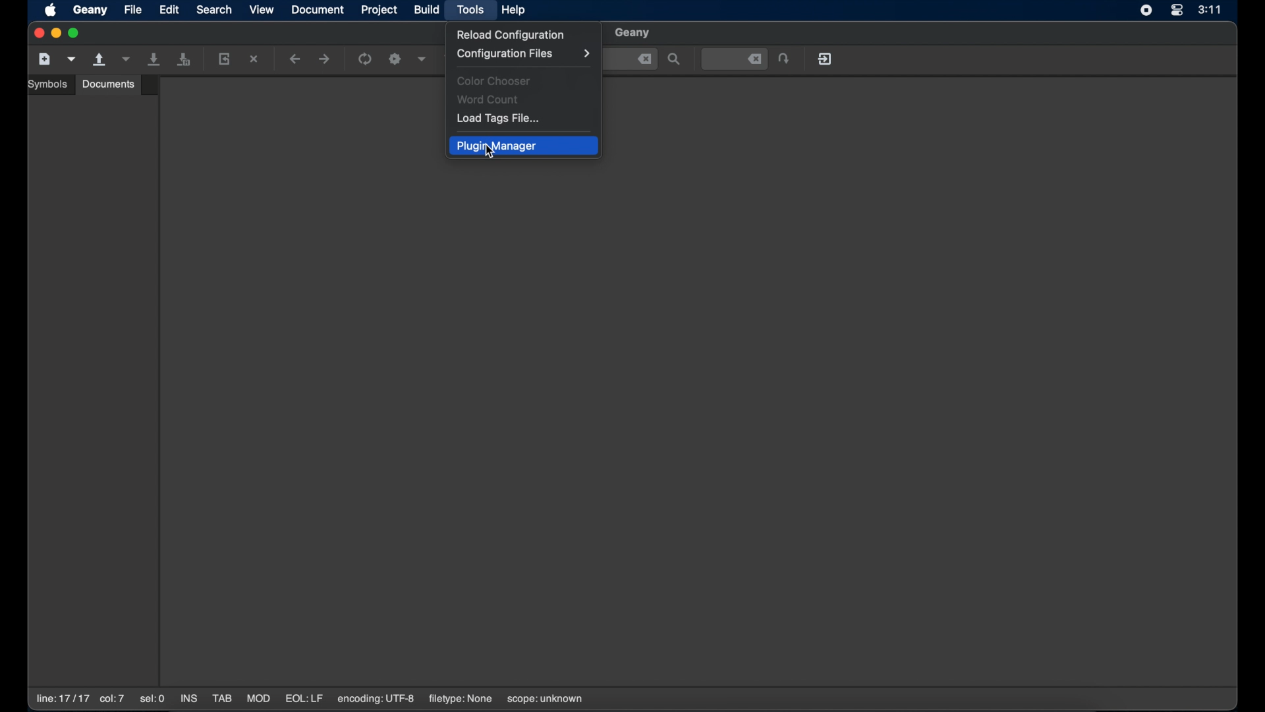 Image resolution: width=1265 pixels, height=712 pixels. Describe the element at coordinates (134, 9) in the screenshot. I see `file` at that location.